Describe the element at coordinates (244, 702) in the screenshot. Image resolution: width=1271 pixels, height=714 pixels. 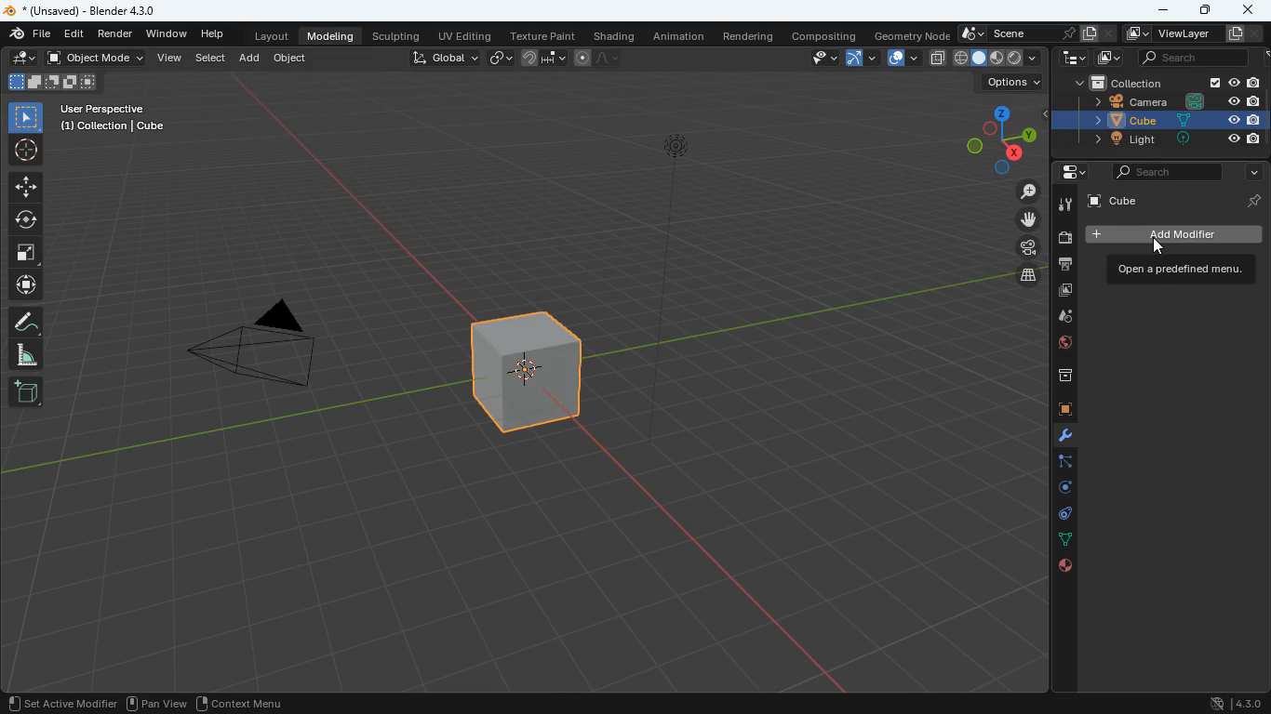
I see `menu` at that location.